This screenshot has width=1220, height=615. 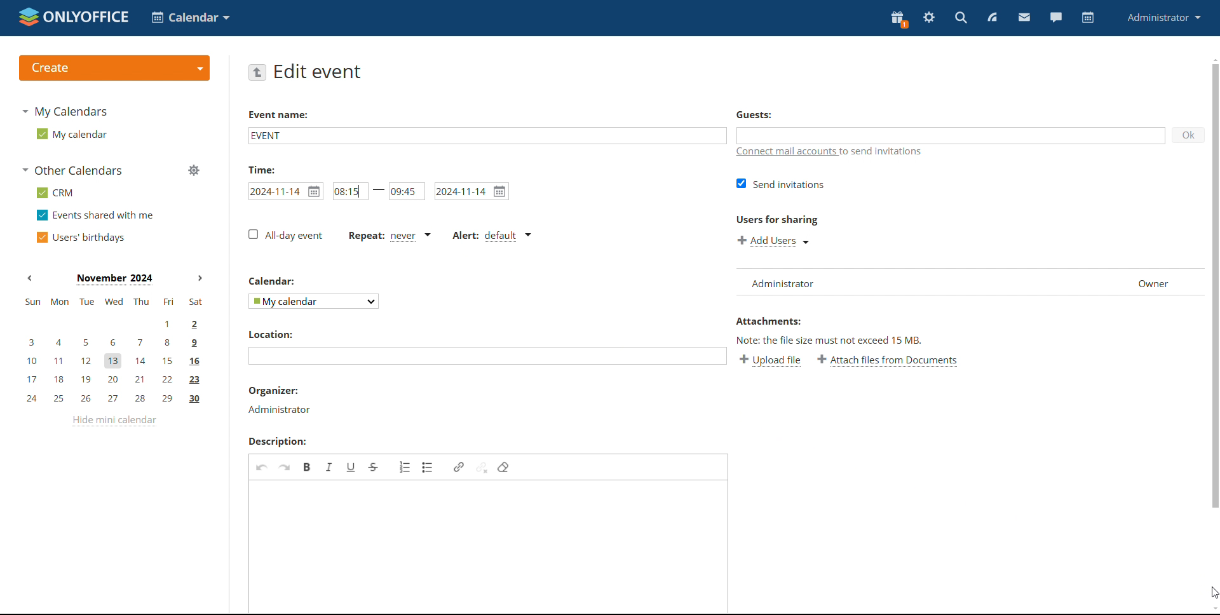 I want to click on manage, so click(x=193, y=171).